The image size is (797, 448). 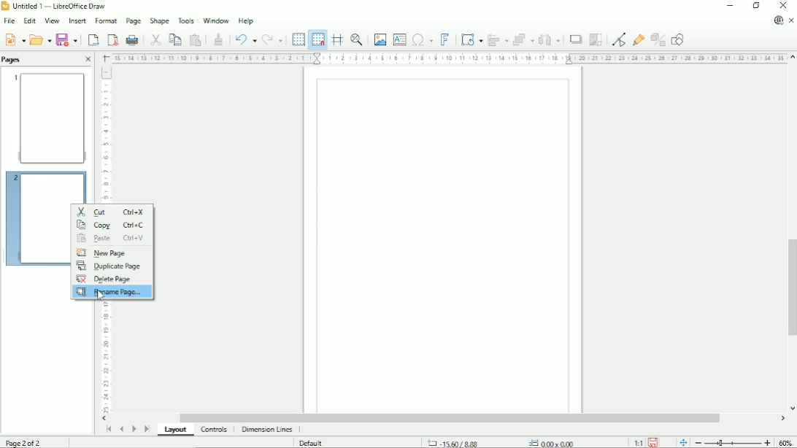 What do you see at coordinates (186, 20) in the screenshot?
I see `Tools` at bounding box center [186, 20].